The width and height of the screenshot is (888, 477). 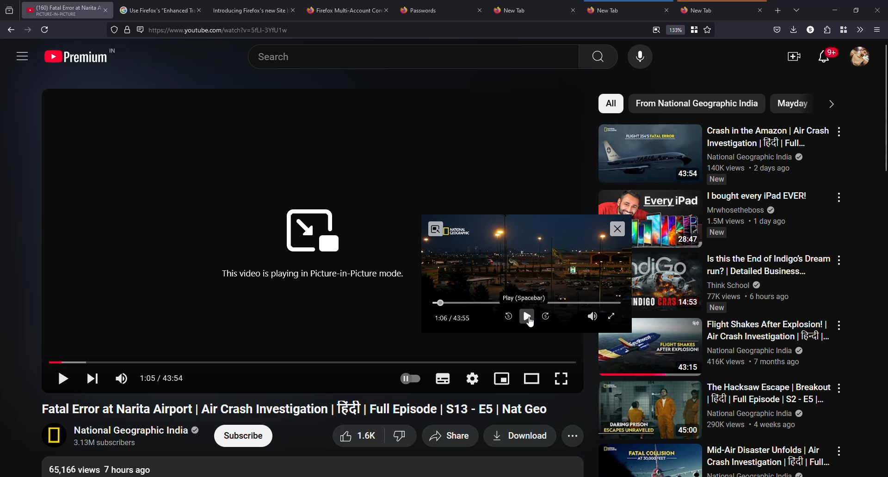 What do you see at coordinates (508, 317) in the screenshot?
I see `rewind` at bounding box center [508, 317].